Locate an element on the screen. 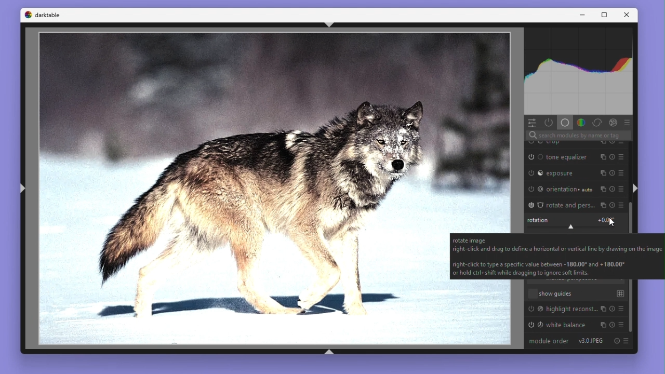 This screenshot has height=374, width=665. Correct is located at coordinates (598, 122).